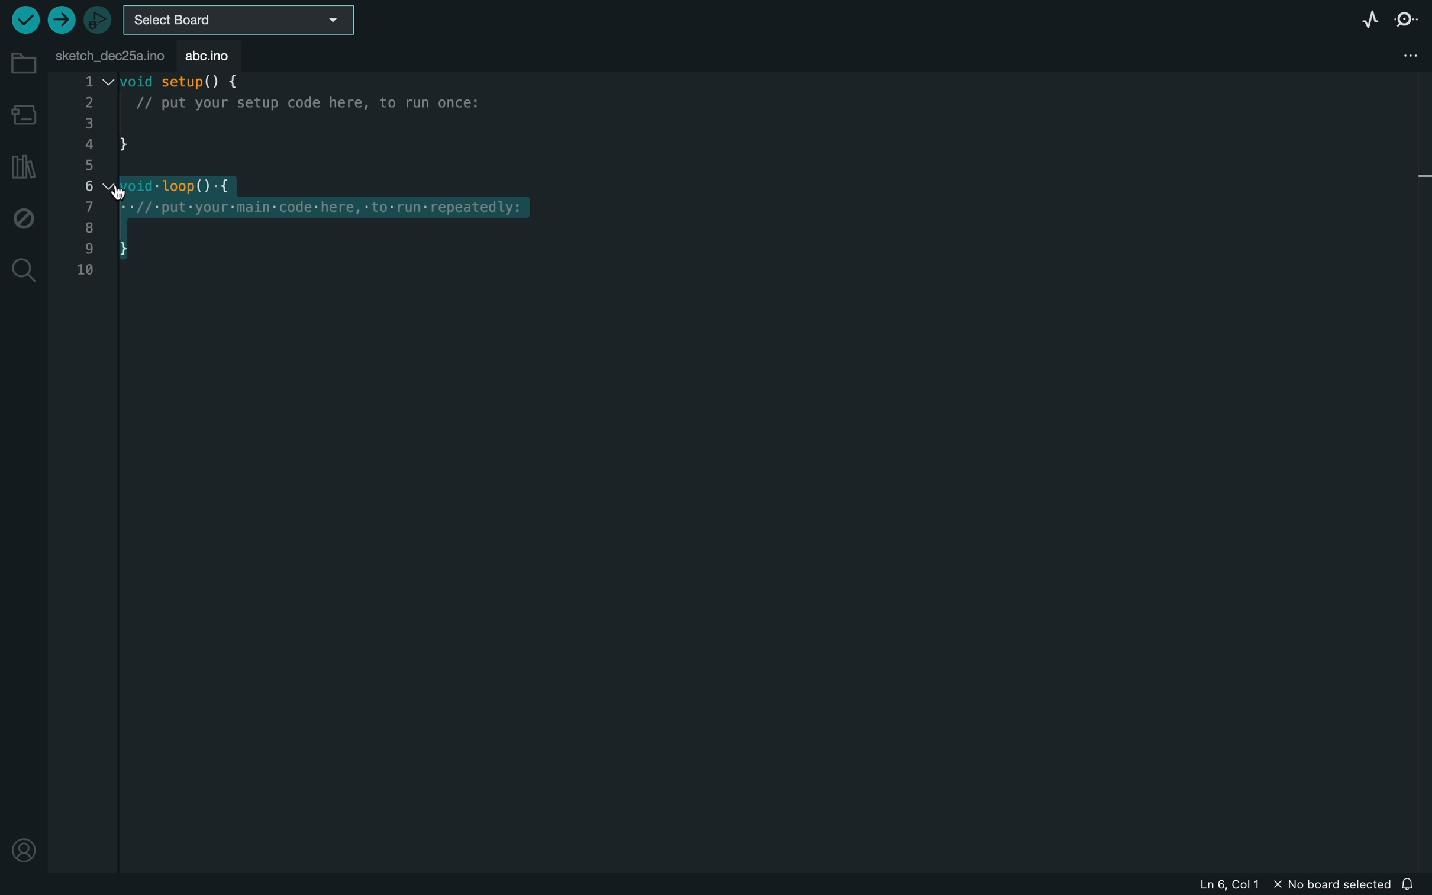  What do you see at coordinates (207, 53) in the screenshot?
I see `abc ` at bounding box center [207, 53].